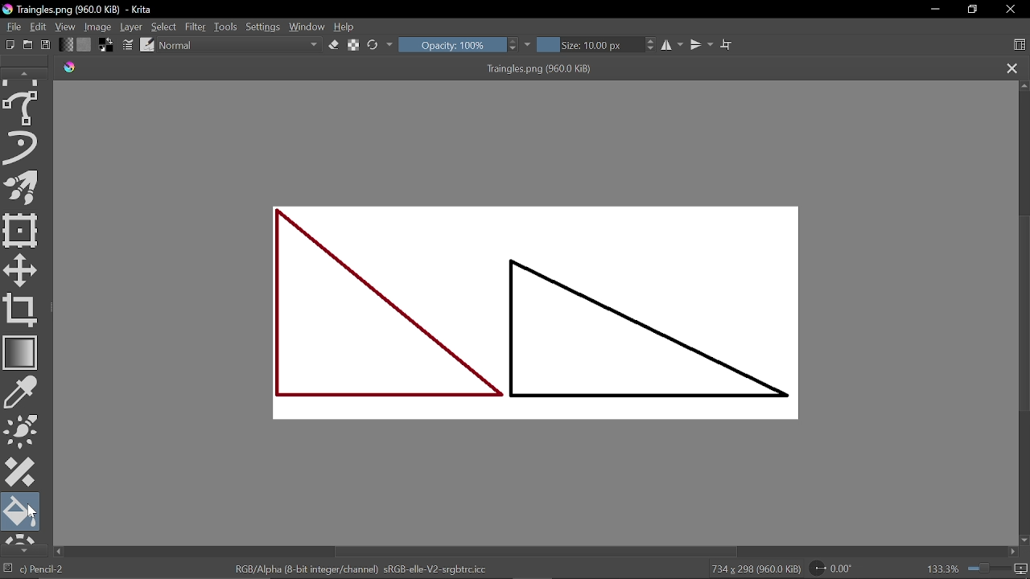 This screenshot has height=579, width=1030. What do you see at coordinates (21, 549) in the screenshot?
I see `Move down in tools` at bounding box center [21, 549].